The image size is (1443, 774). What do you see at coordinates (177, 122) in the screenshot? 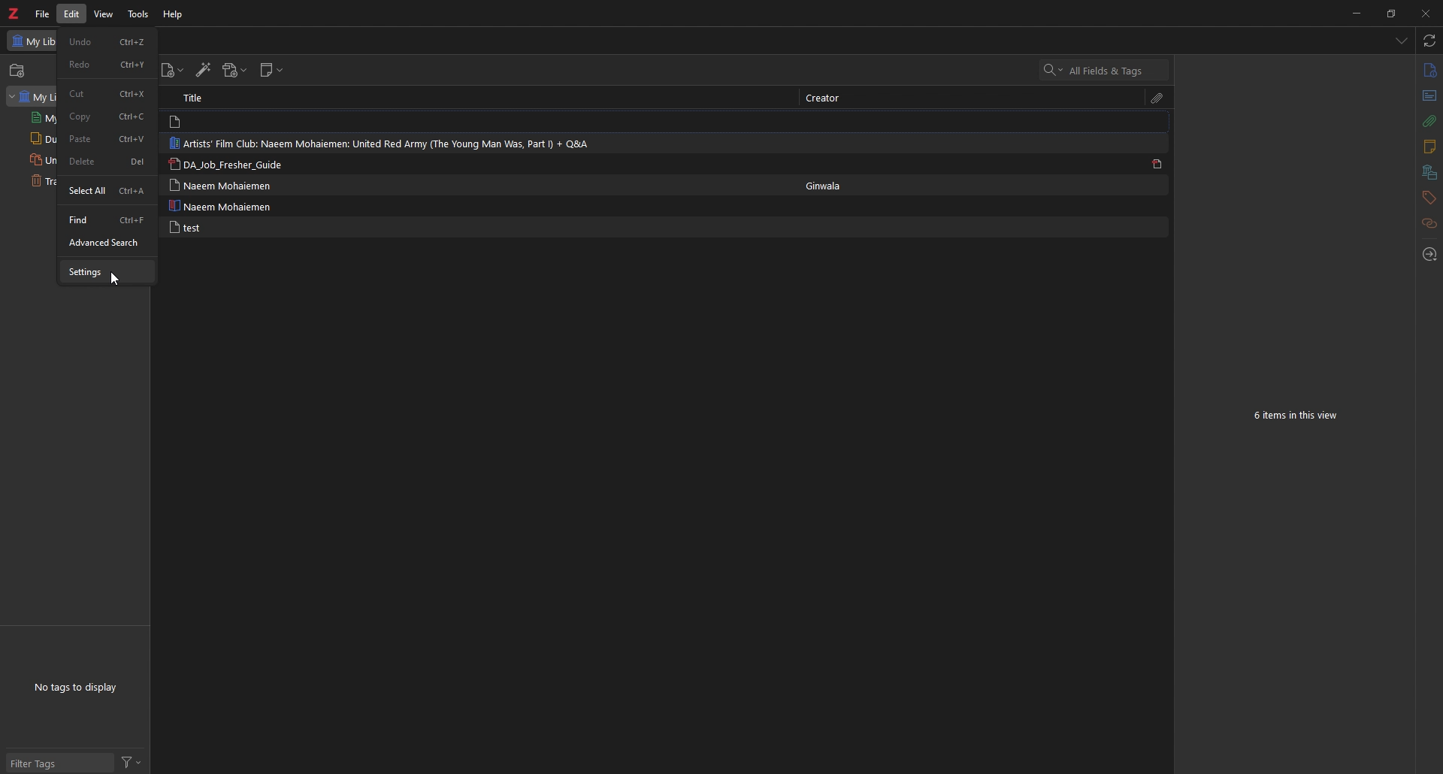
I see `file logo` at bounding box center [177, 122].